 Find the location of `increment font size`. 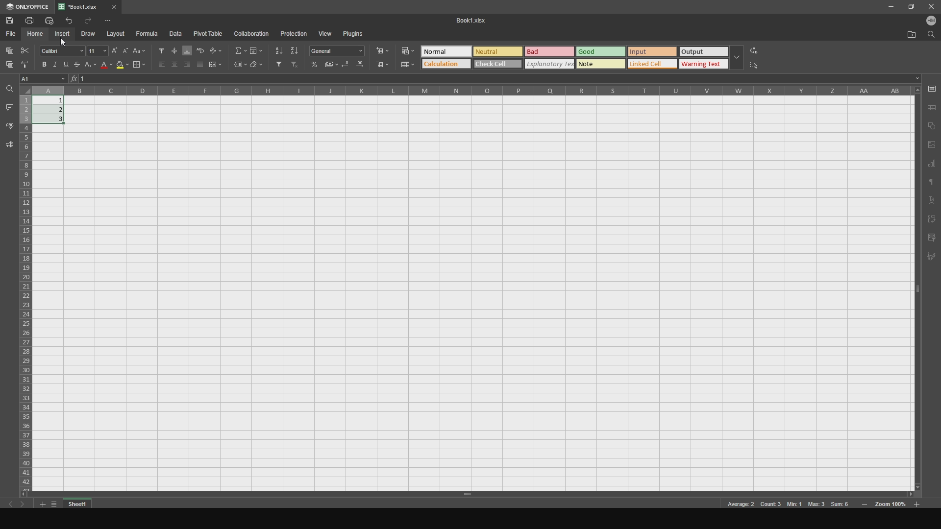

increment font size is located at coordinates (114, 49).